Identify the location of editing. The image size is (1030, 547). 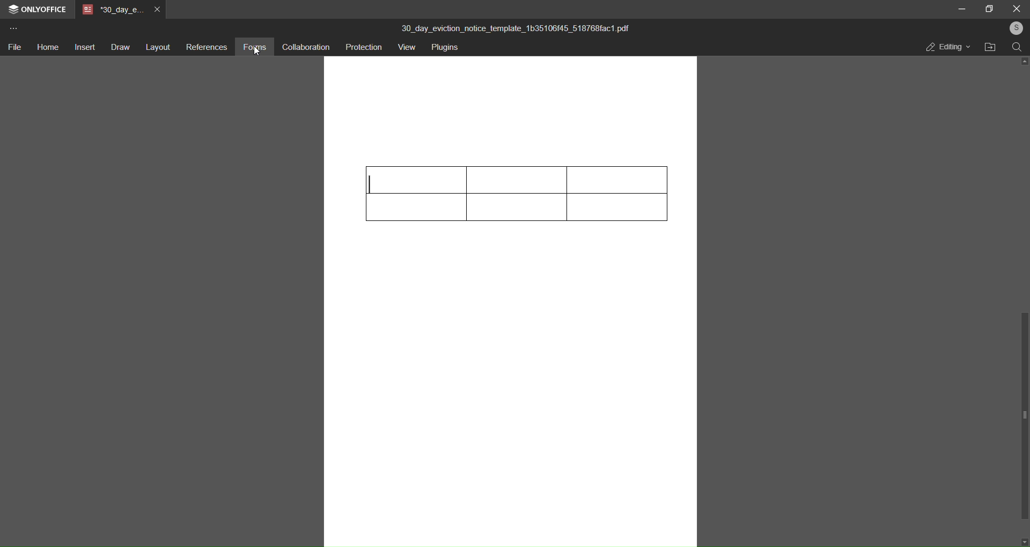
(947, 49).